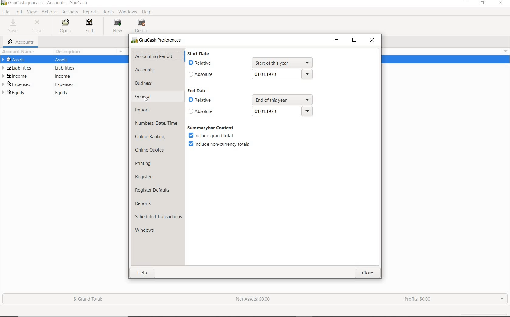  Describe the element at coordinates (68, 53) in the screenshot. I see `DESCRIPTION` at that location.